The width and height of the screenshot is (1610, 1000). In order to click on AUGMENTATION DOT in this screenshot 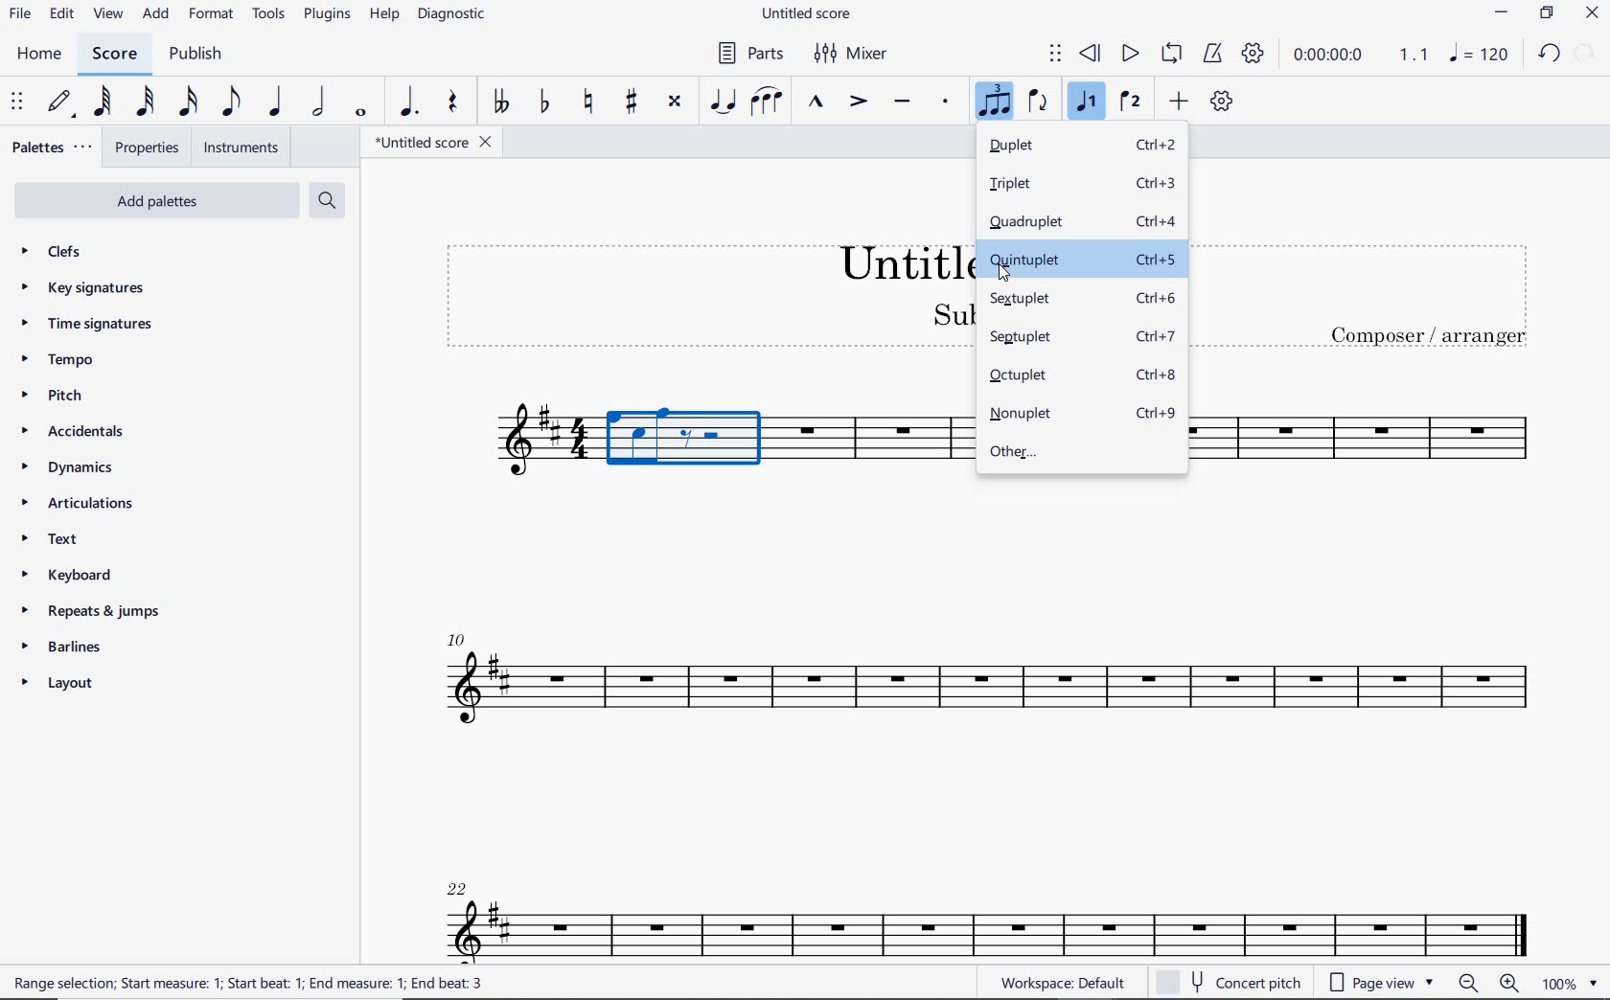, I will do `click(411, 102)`.